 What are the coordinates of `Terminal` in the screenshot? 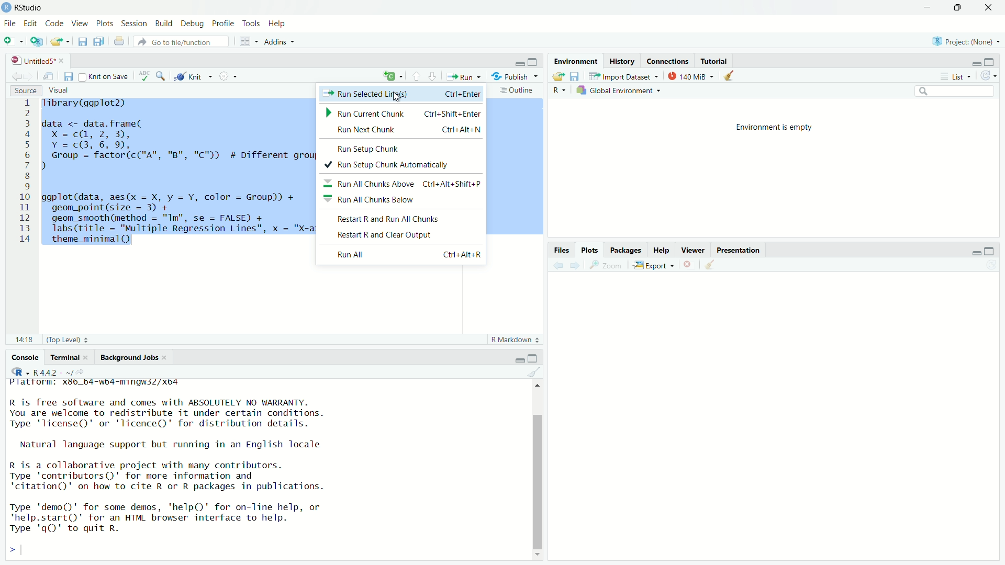 It's located at (62, 356).